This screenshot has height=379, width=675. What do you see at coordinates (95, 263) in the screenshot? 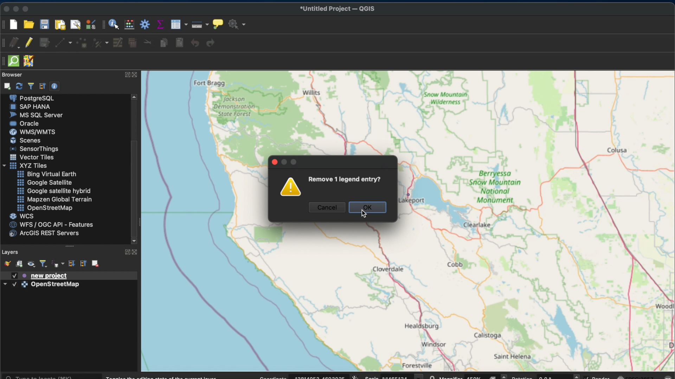
I see `remove layer group` at bounding box center [95, 263].